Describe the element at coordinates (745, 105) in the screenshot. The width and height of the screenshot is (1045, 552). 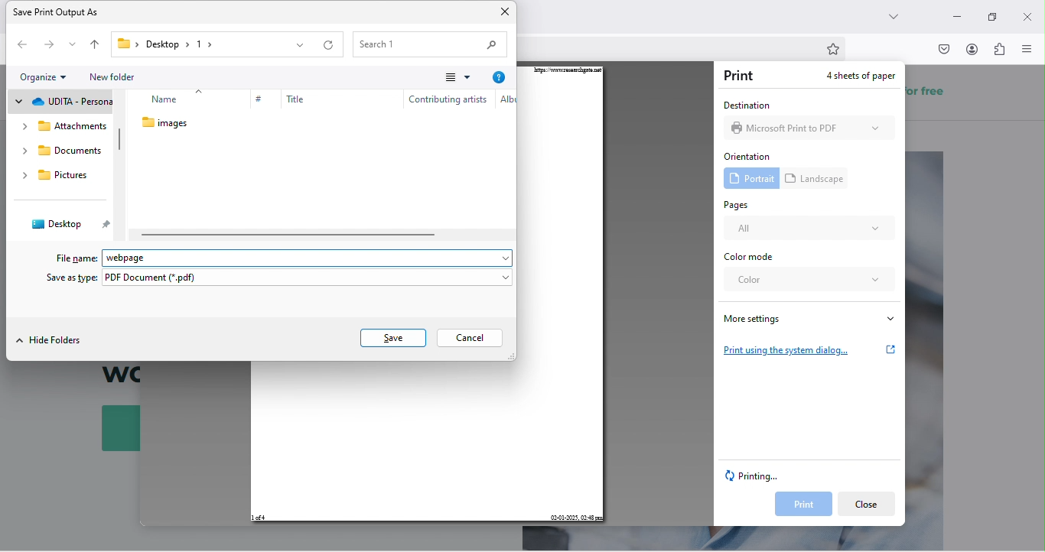
I see `destination` at that location.